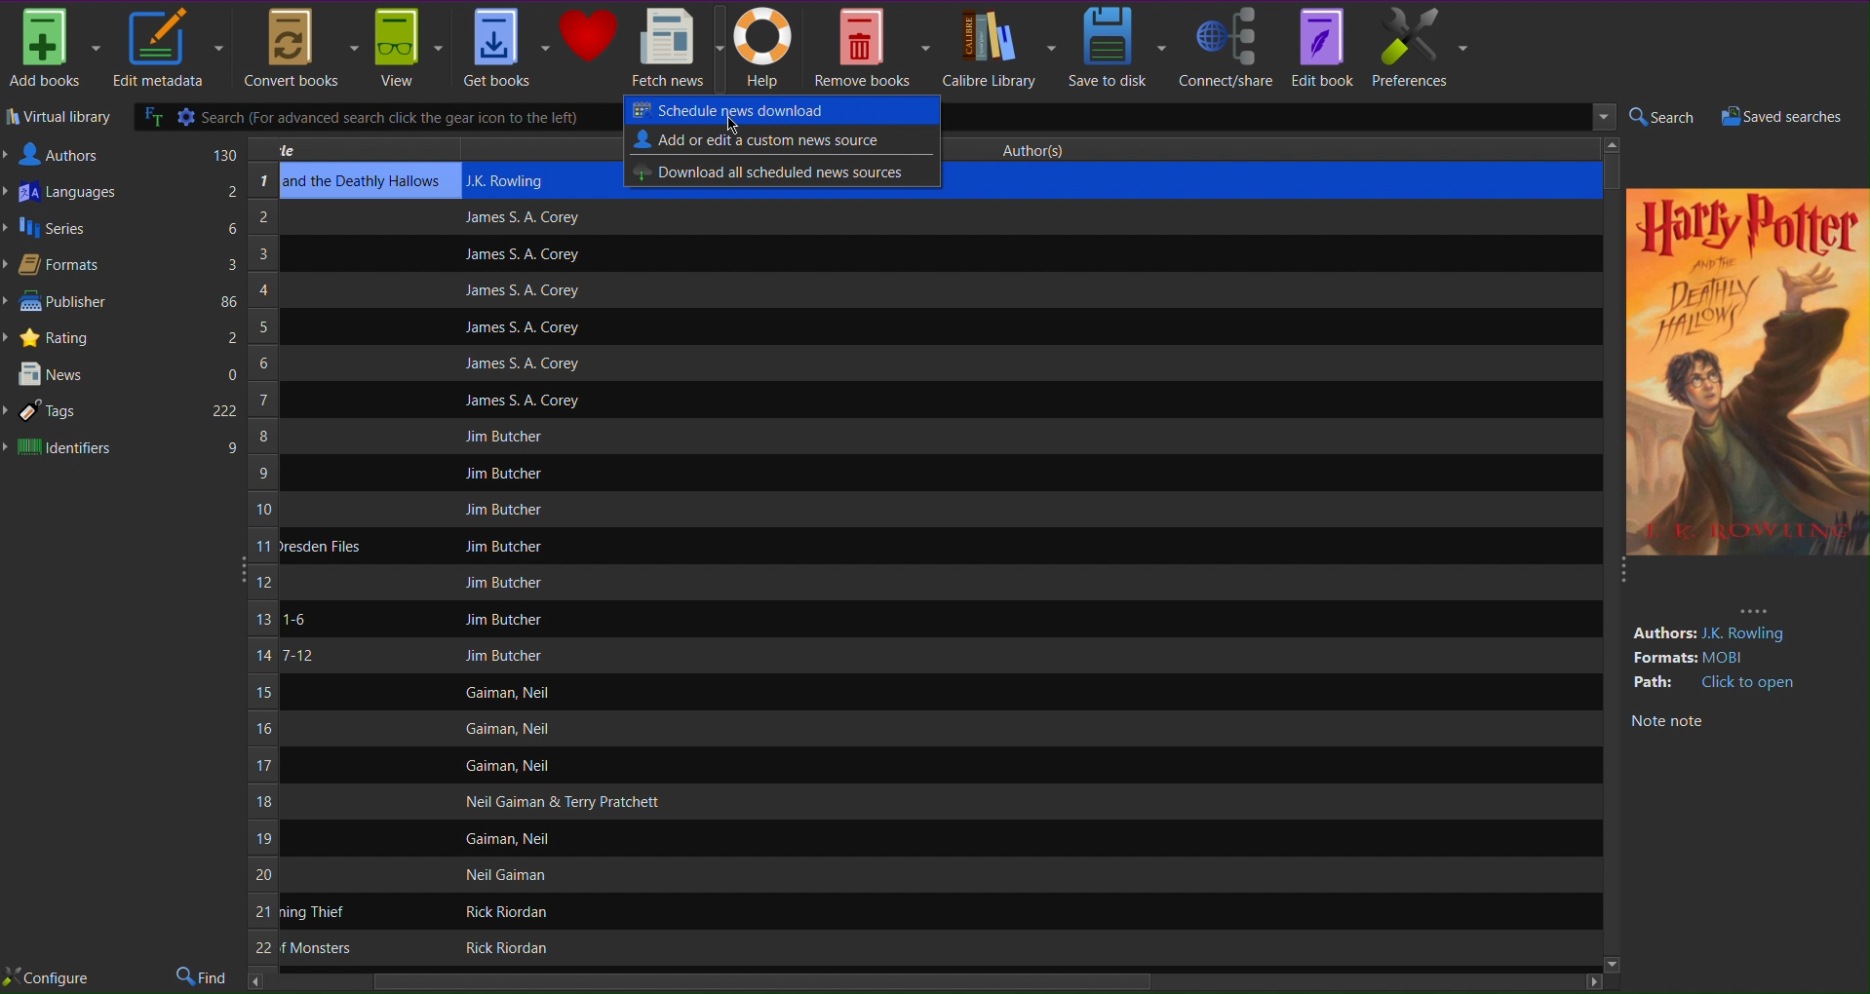 The image size is (1870, 994). I want to click on ning thief, so click(315, 912).